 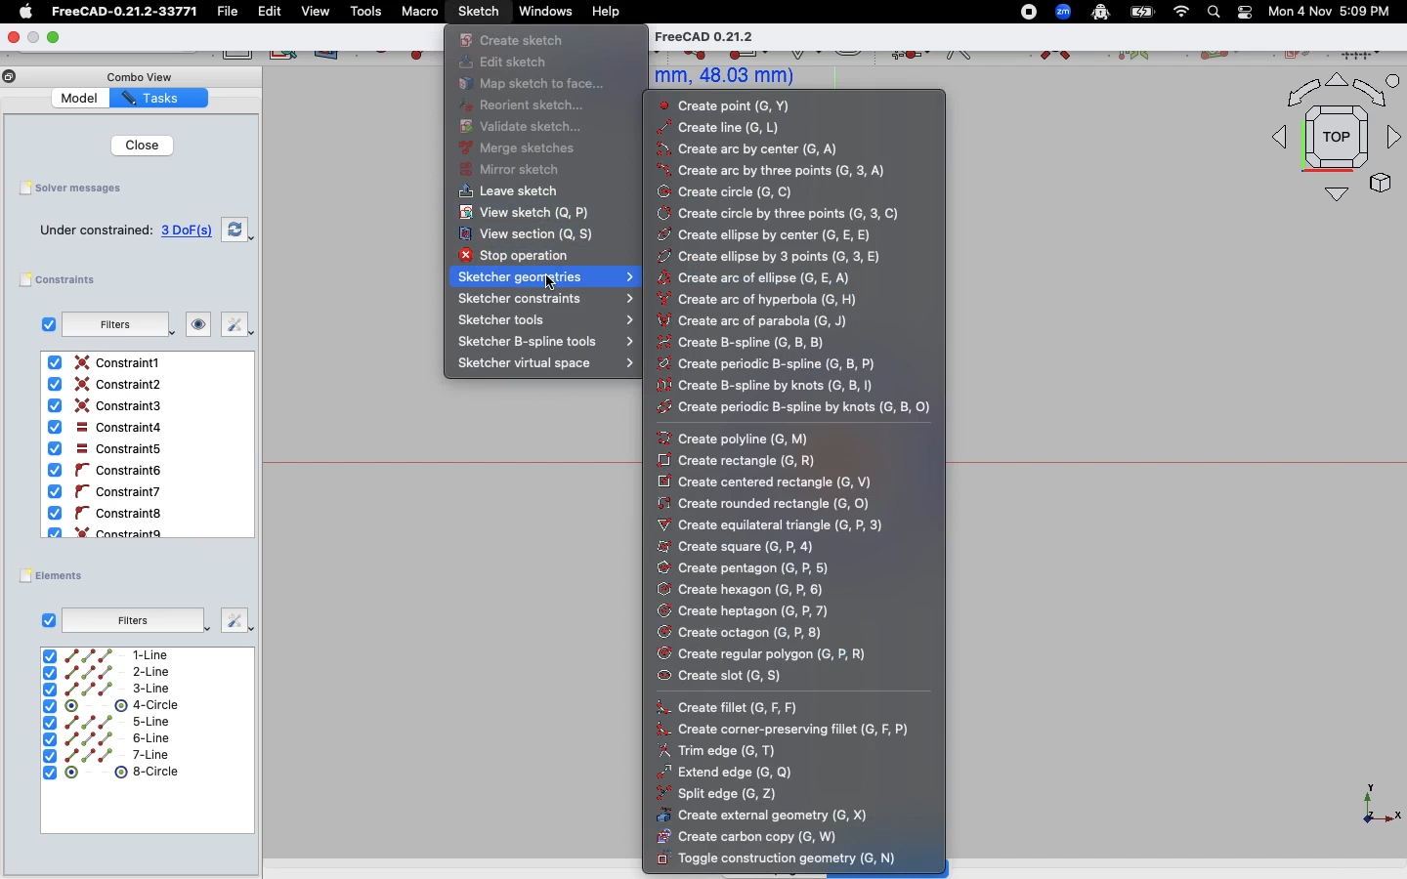 I want to click on Create regular polygon (G, P, R), so click(x=765, y=654).